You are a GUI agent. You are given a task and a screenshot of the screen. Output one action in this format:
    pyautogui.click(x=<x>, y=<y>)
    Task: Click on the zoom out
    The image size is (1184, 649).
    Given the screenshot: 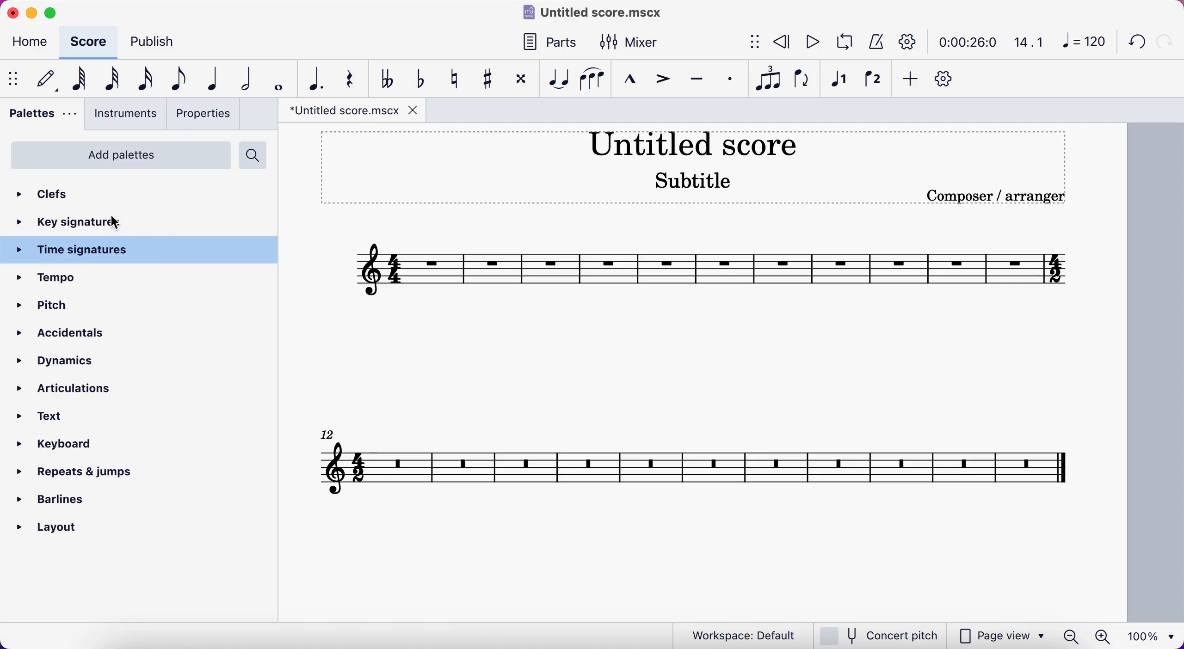 What is the action you would take?
    pyautogui.click(x=1070, y=636)
    